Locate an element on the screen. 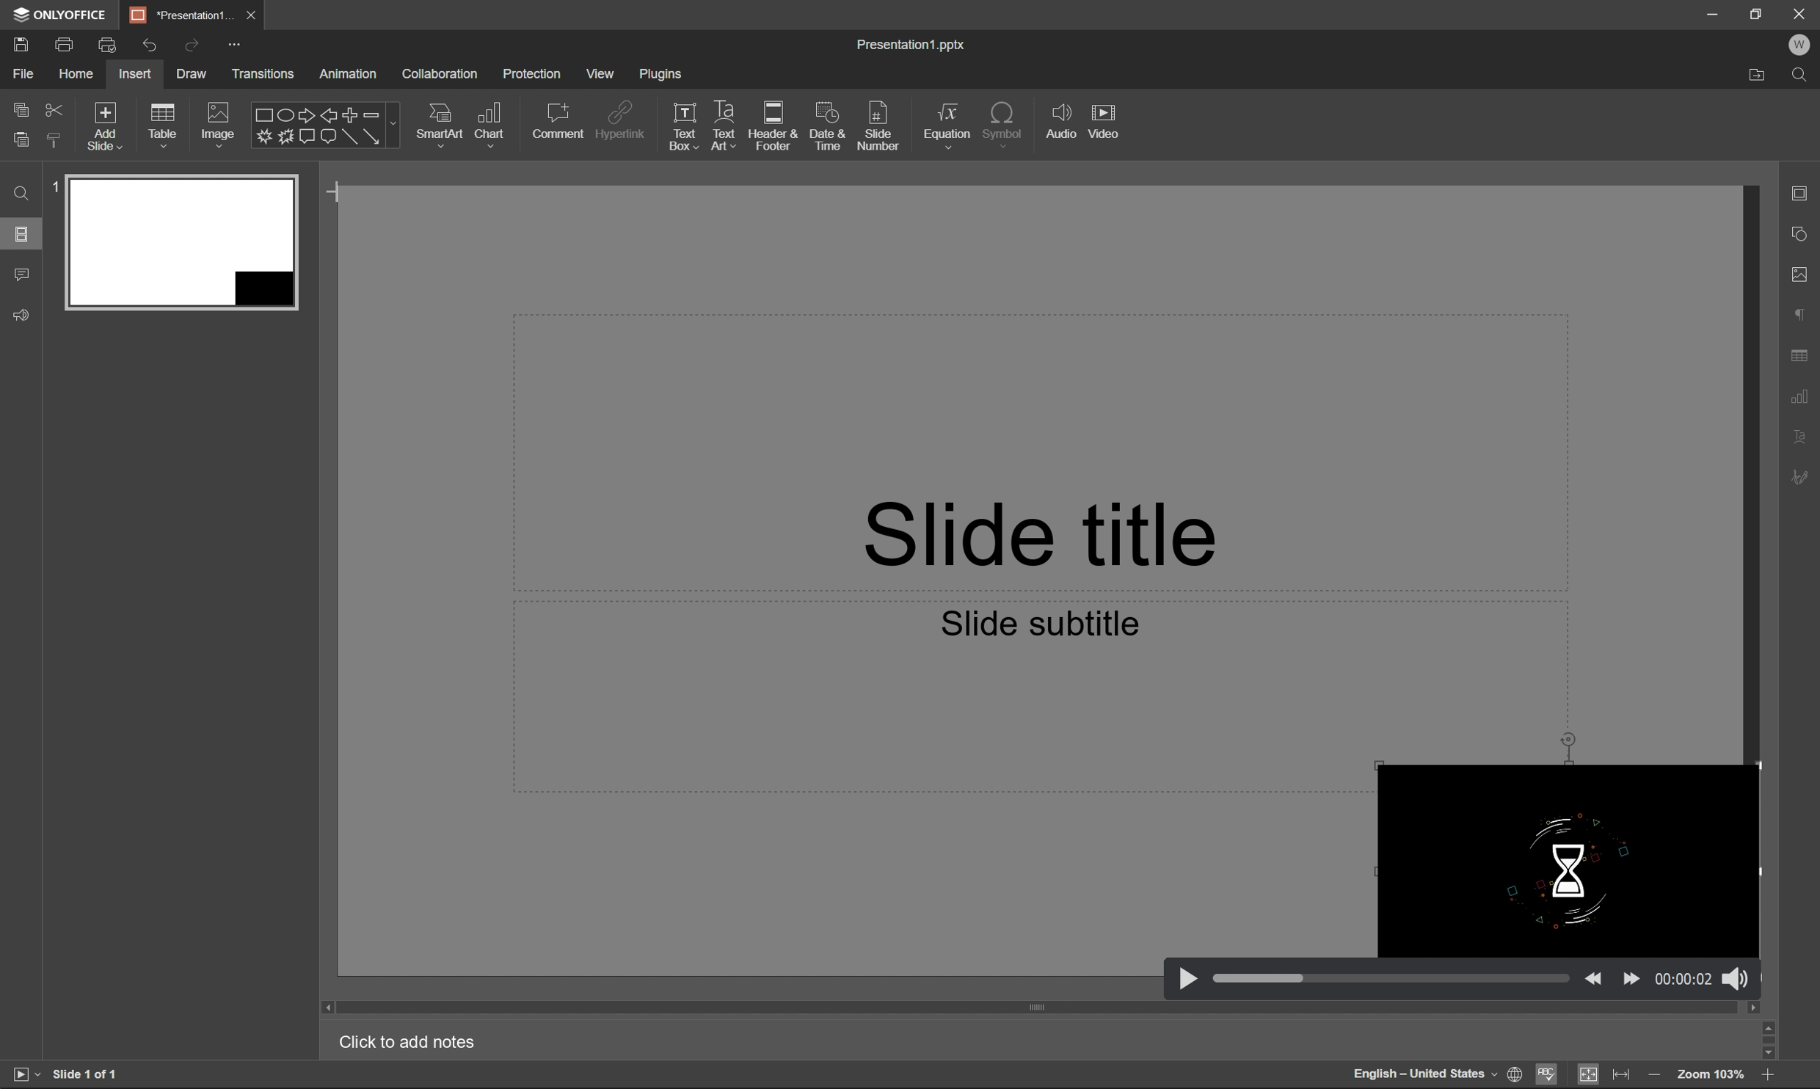  Close is located at coordinates (1799, 13).